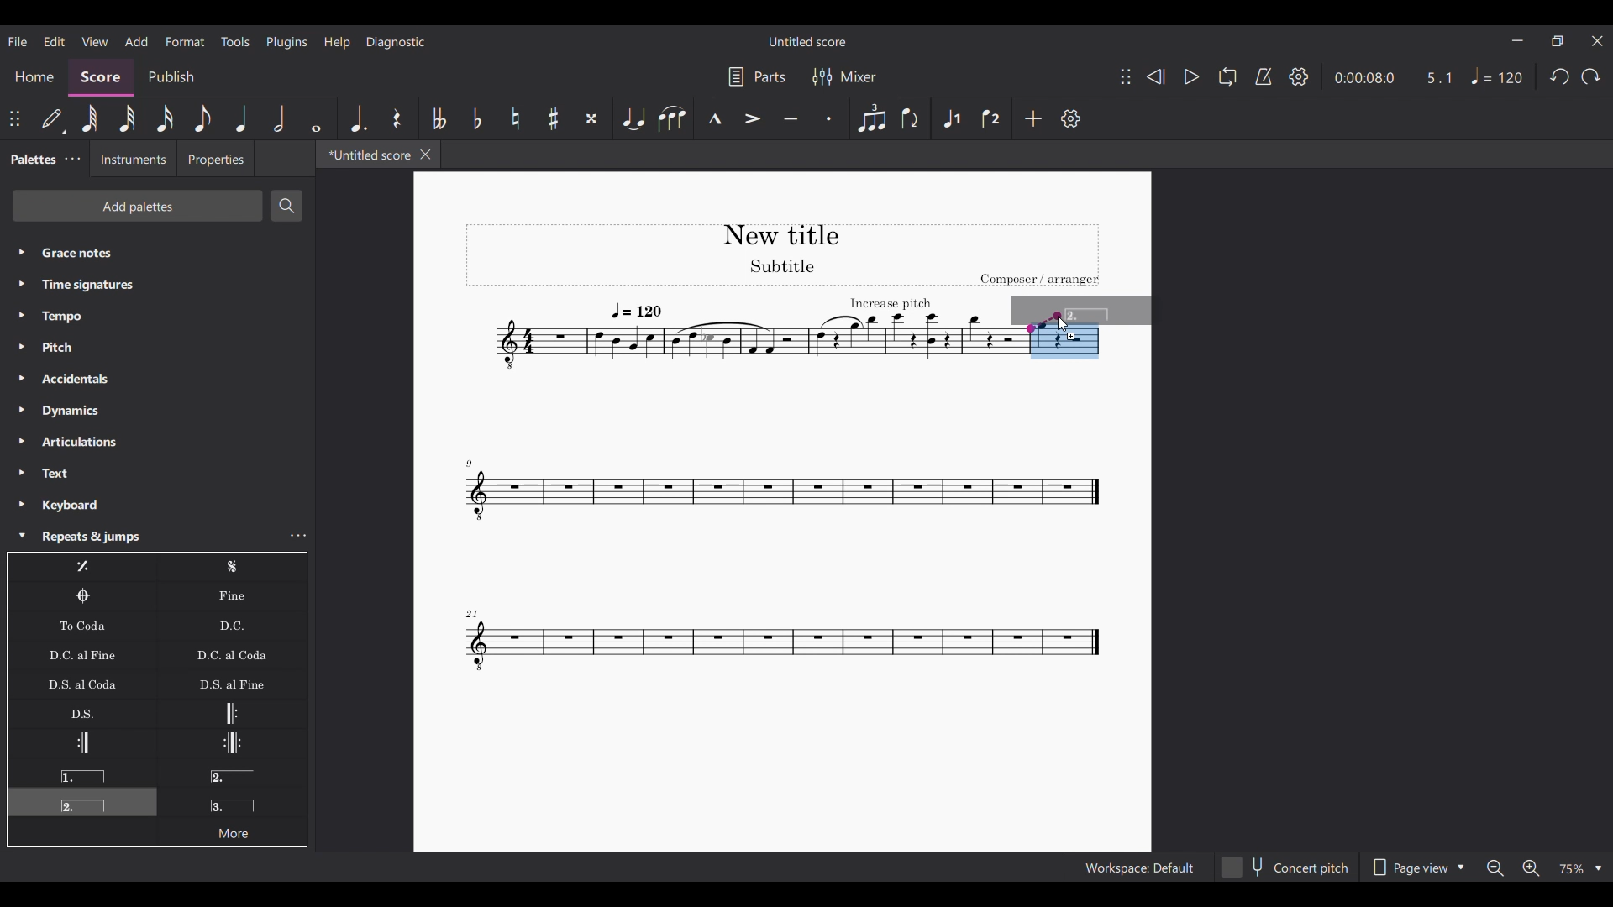 The width and height of the screenshot is (1613, 907). I want to click on D.S. al Coda, so click(82, 684).